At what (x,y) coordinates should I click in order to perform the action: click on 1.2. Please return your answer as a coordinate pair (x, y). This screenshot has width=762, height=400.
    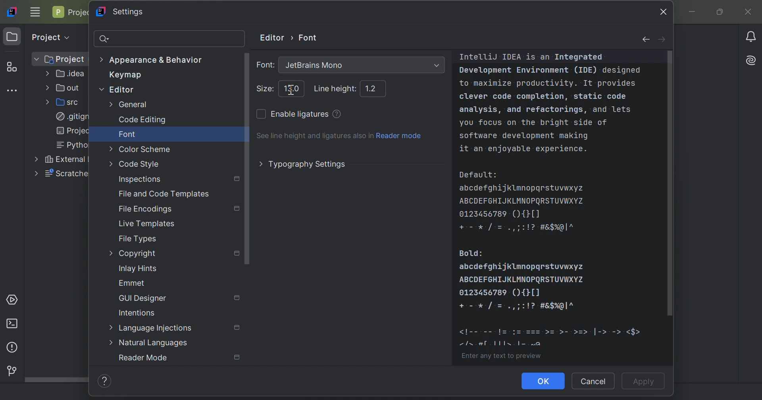
    Looking at the image, I should click on (371, 88).